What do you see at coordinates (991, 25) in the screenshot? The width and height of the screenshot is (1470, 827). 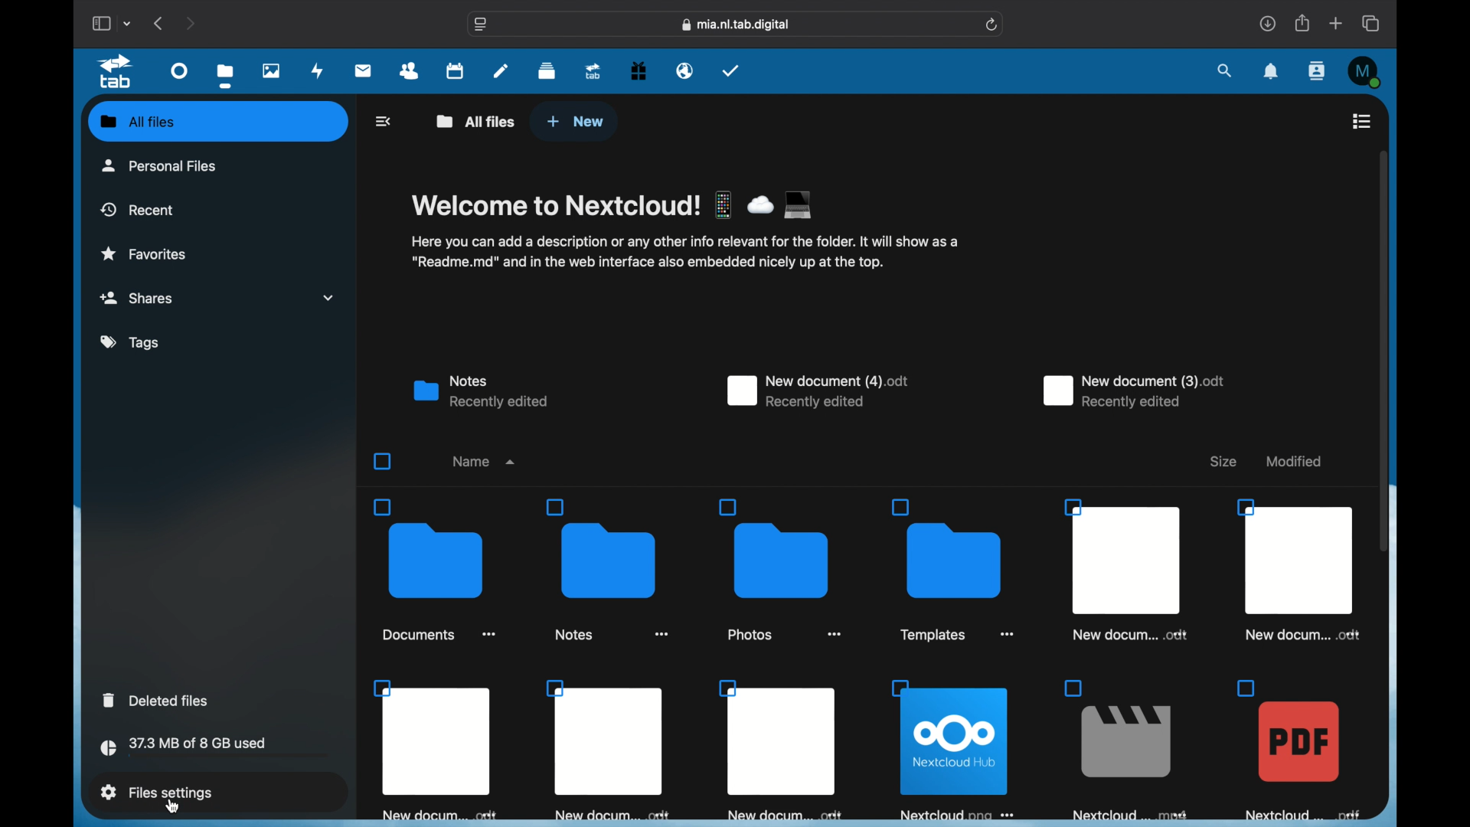 I see `refresh` at bounding box center [991, 25].